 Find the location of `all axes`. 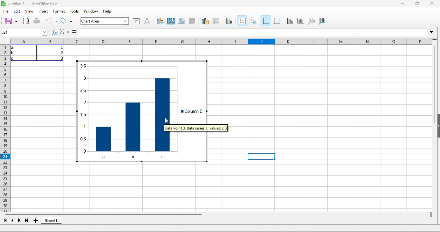

all axes is located at coordinates (327, 22).